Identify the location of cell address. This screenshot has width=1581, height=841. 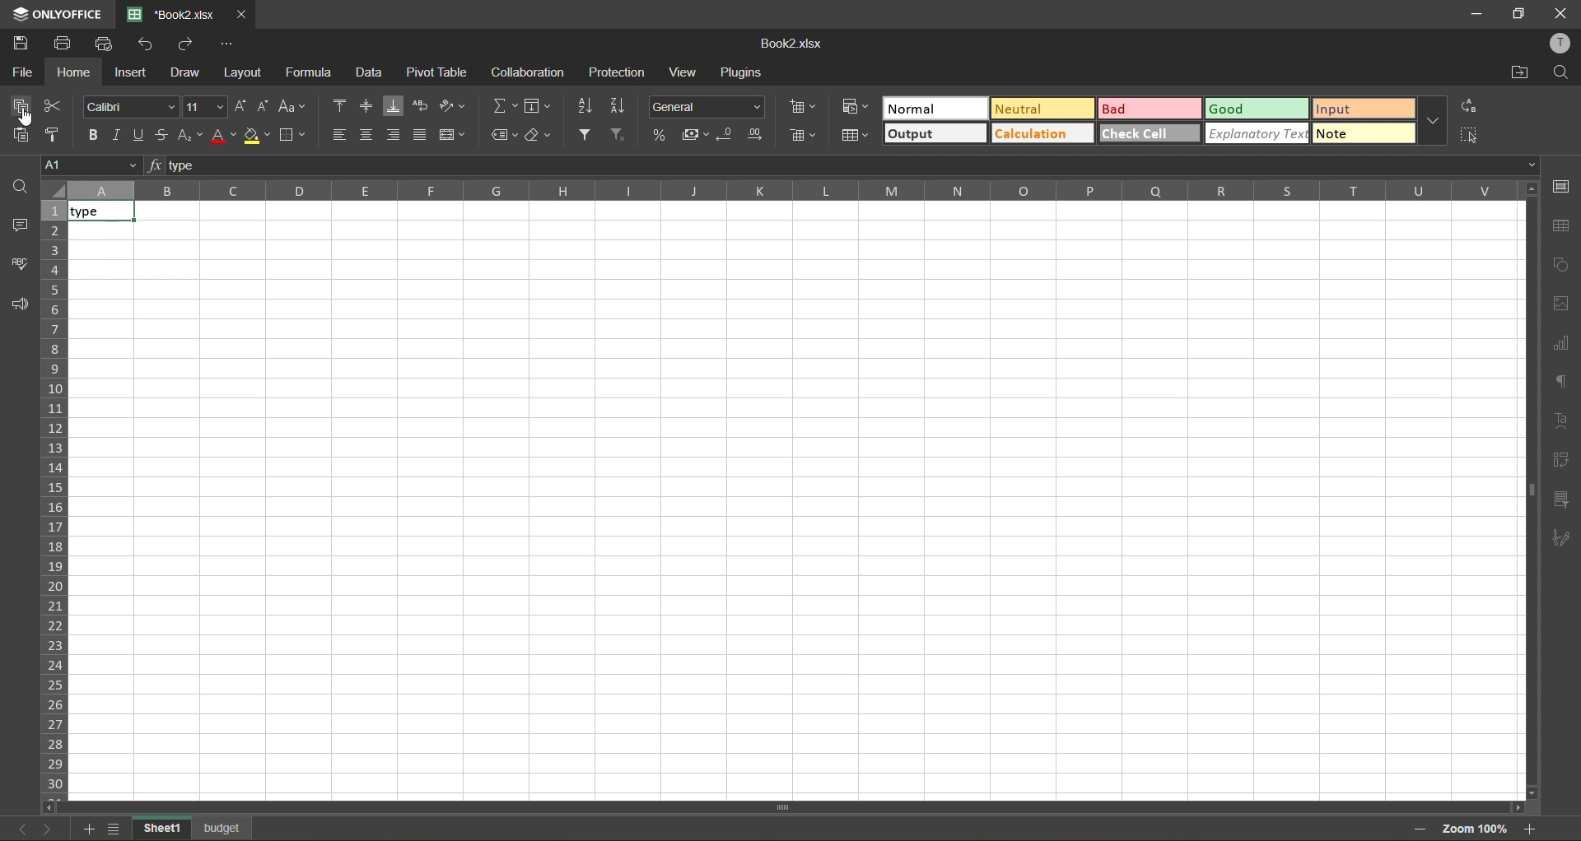
(93, 166).